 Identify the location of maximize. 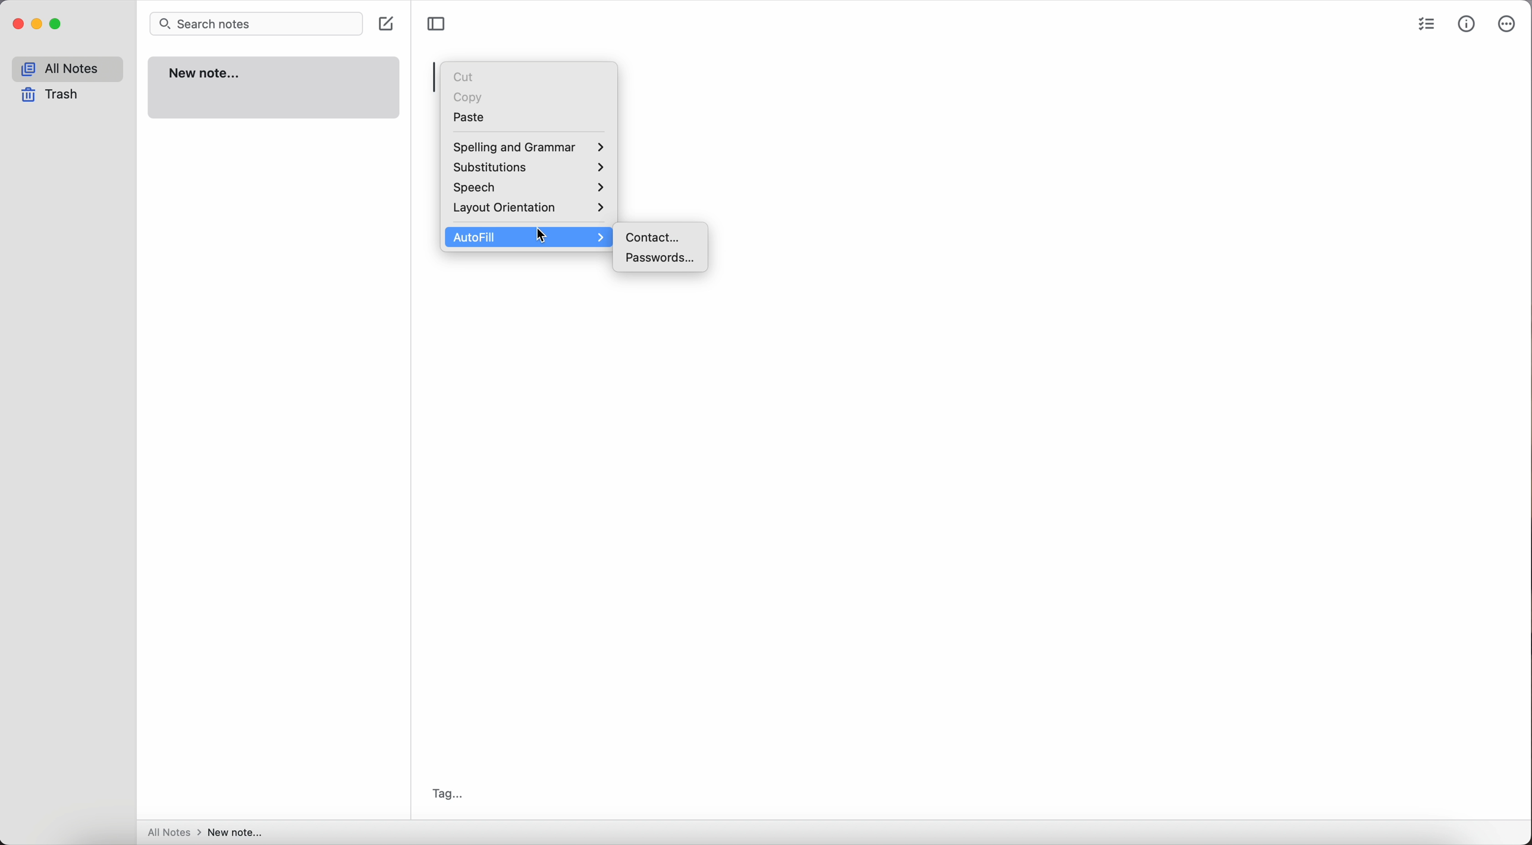
(58, 24).